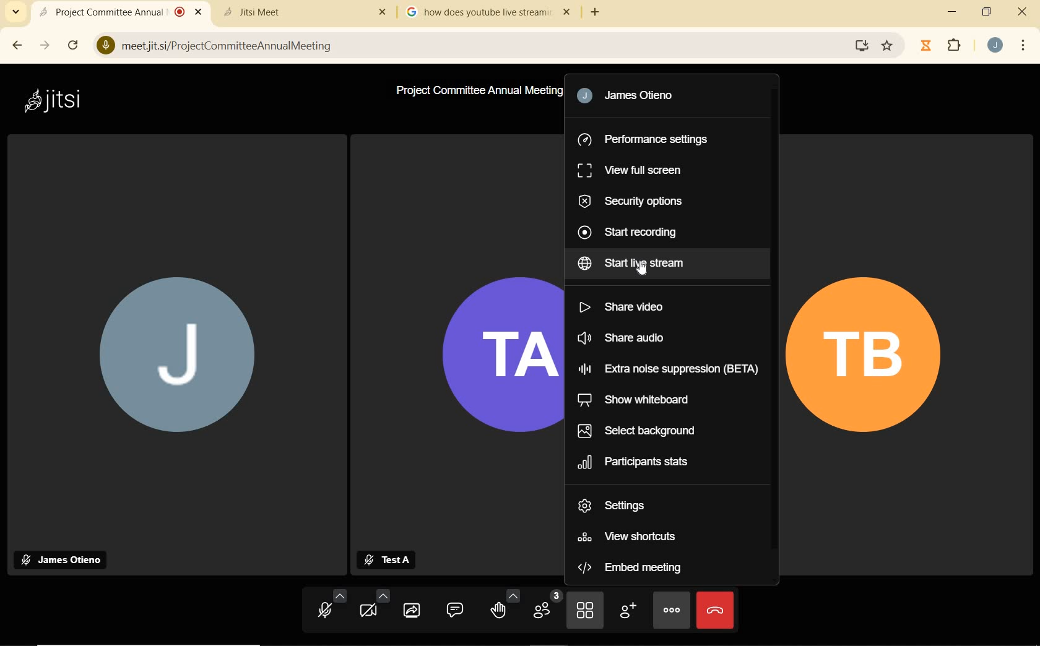 This screenshot has width=1040, height=646. I want to click on back, so click(18, 45).